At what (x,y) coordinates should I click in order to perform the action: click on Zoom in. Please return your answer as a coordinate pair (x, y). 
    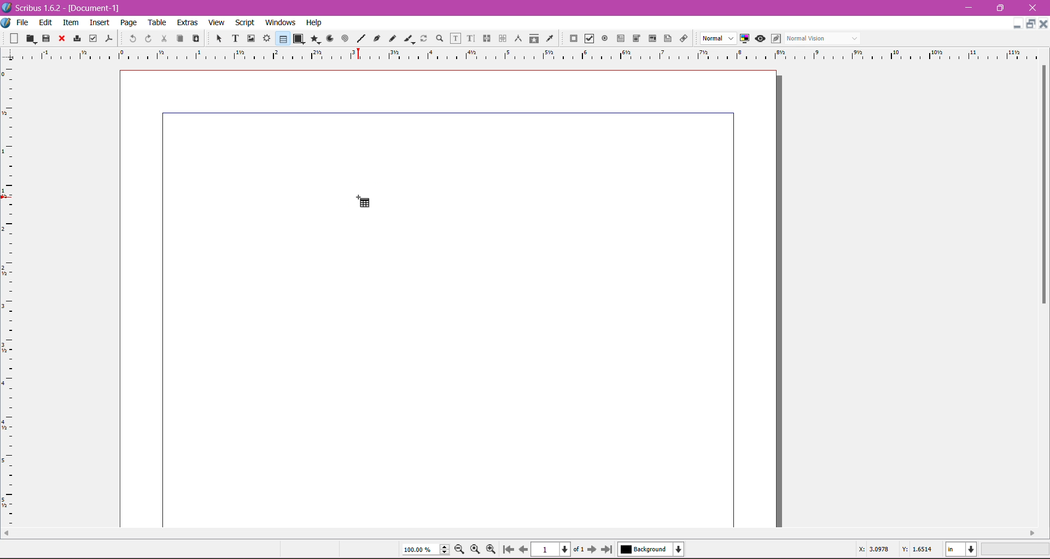
    Looking at the image, I should click on (492, 549).